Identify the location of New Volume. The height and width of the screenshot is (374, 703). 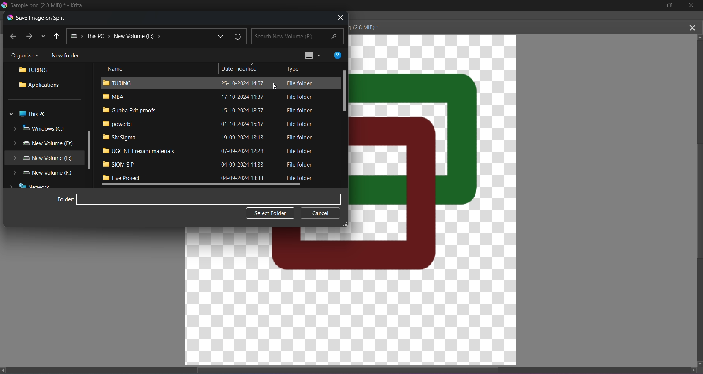
(132, 37).